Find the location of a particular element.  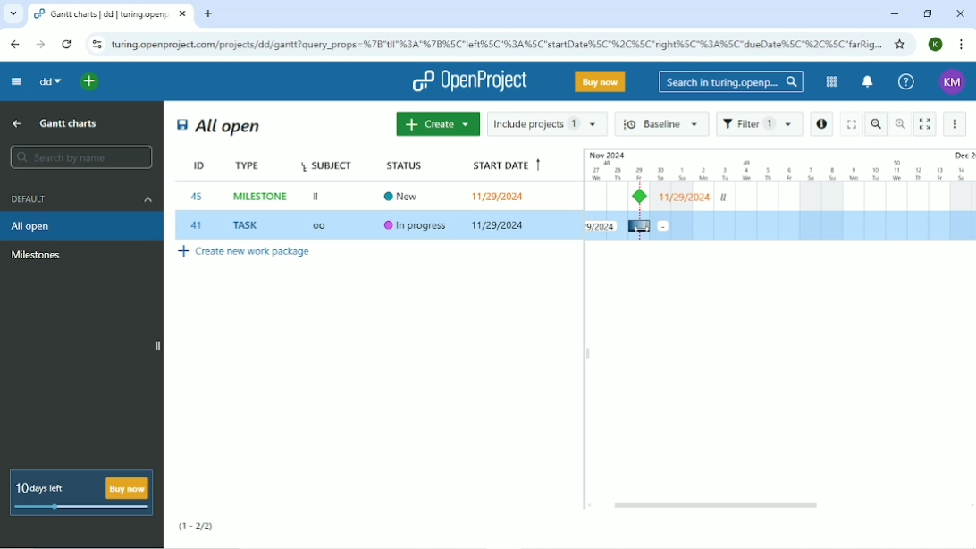

Up is located at coordinates (16, 125).